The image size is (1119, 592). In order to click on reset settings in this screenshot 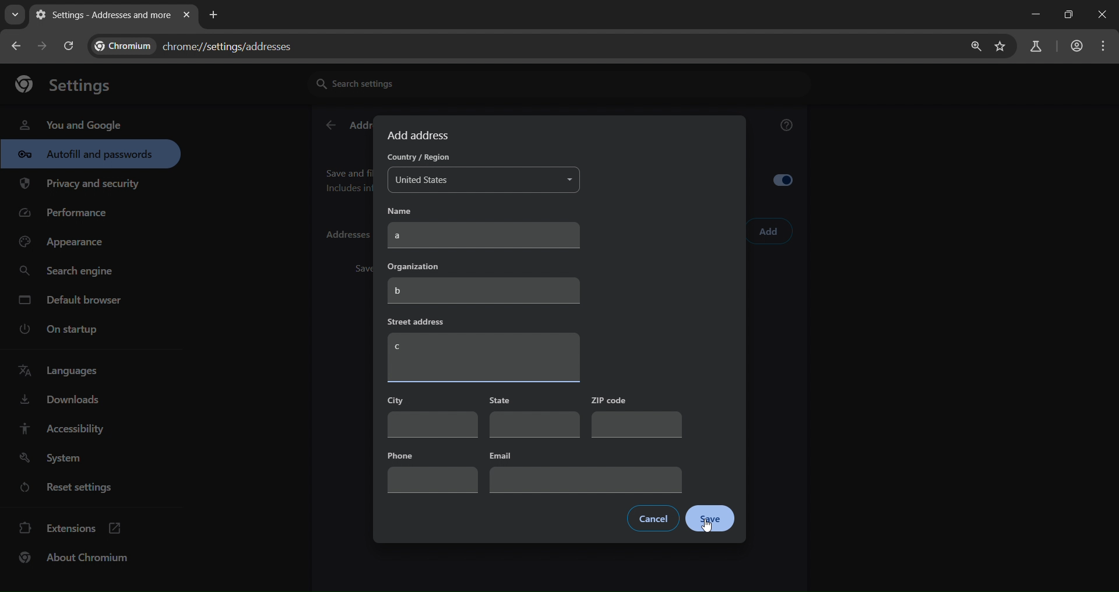, I will do `click(77, 489)`.